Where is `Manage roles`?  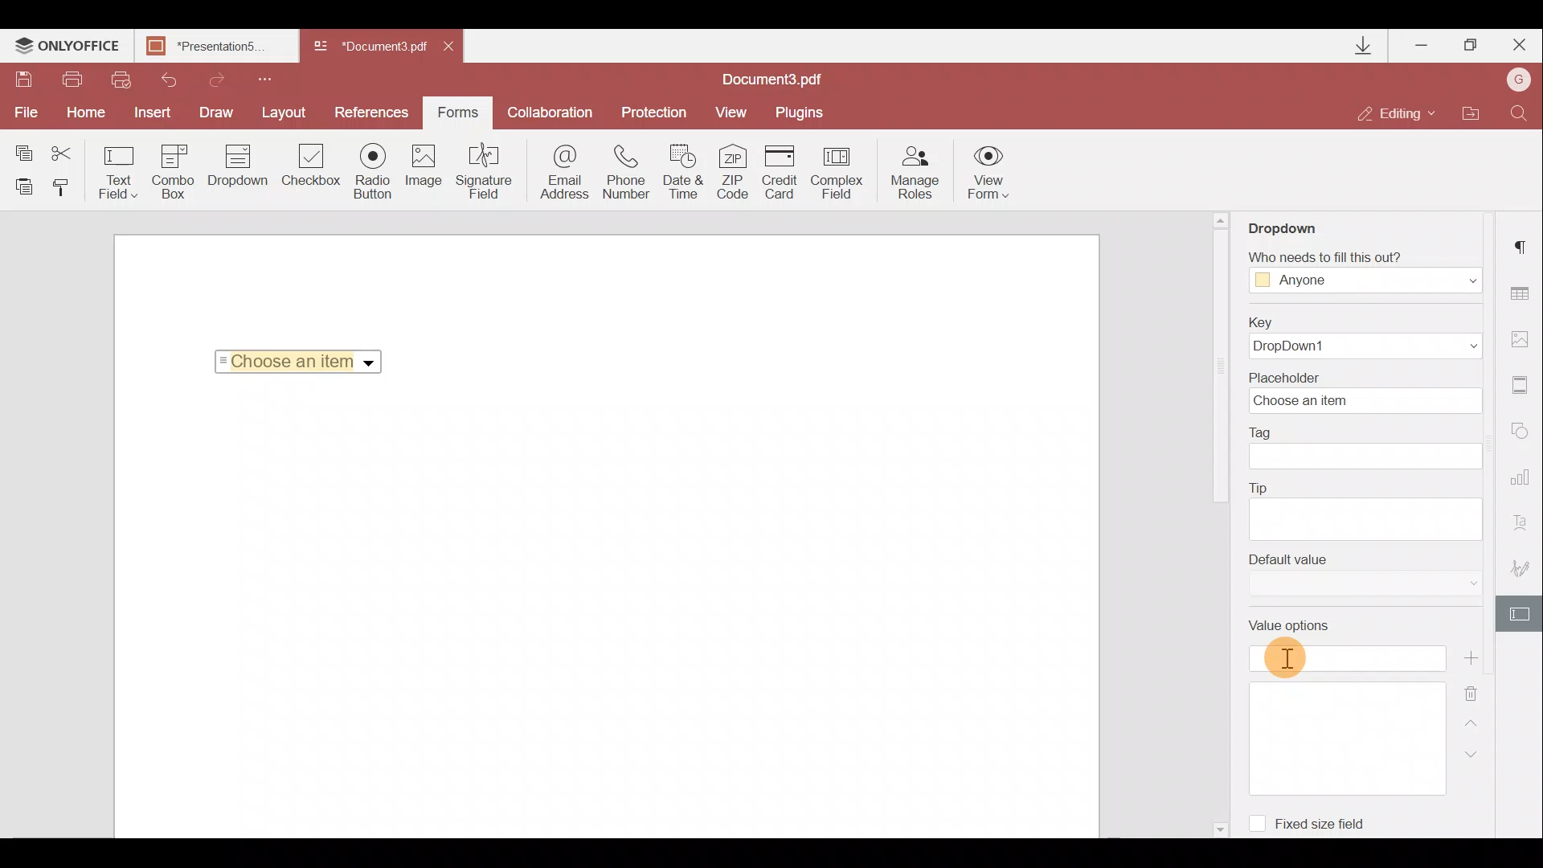 Manage roles is located at coordinates (915, 173).